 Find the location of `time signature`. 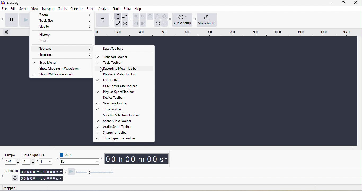

time signature is located at coordinates (34, 155).